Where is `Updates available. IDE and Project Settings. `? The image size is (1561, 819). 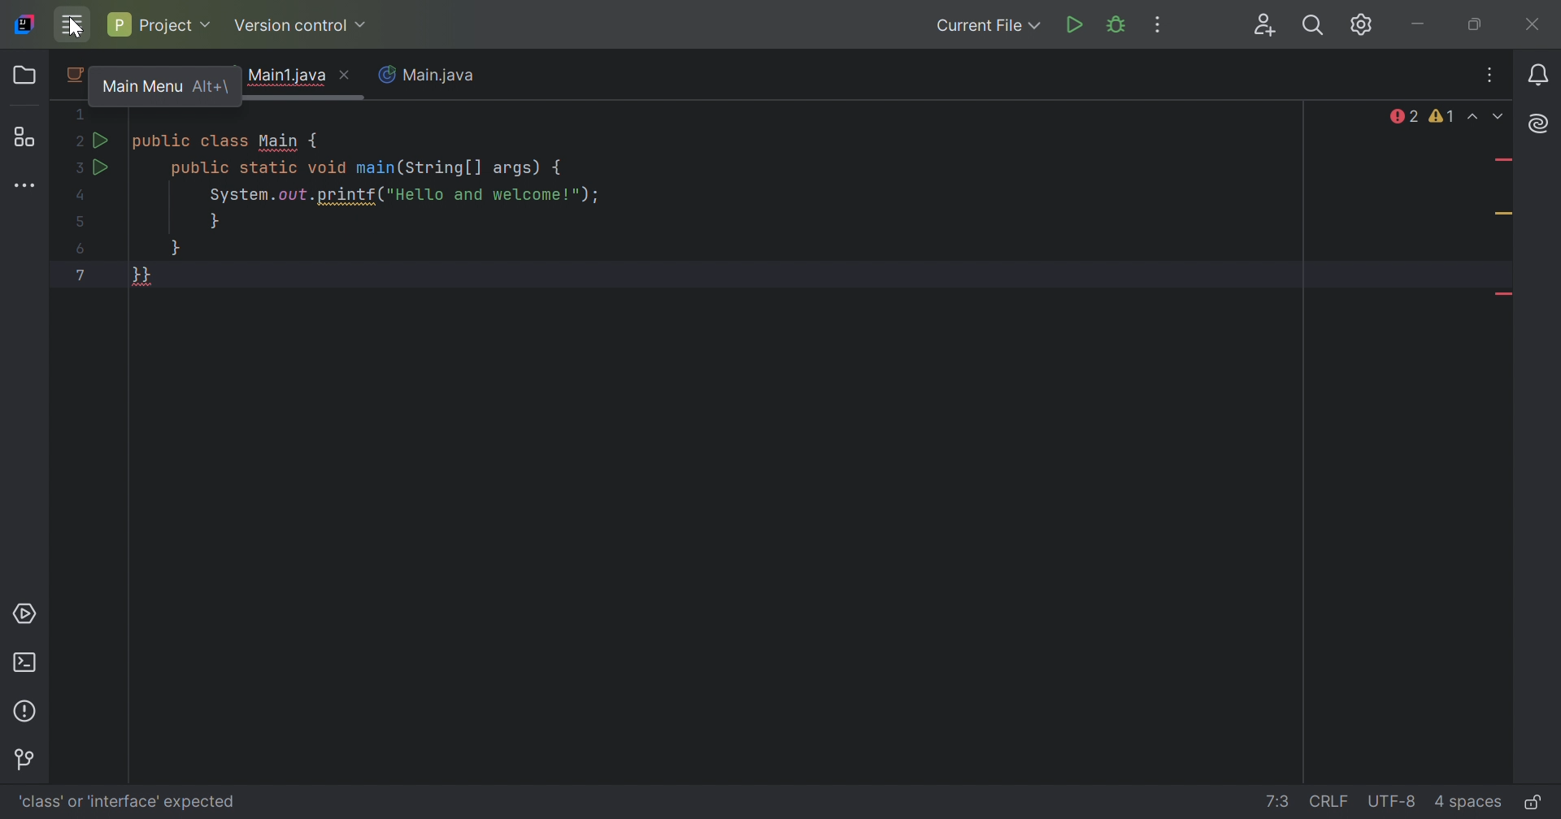 Updates available. IDE and Project Settings.  is located at coordinates (1364, 25).